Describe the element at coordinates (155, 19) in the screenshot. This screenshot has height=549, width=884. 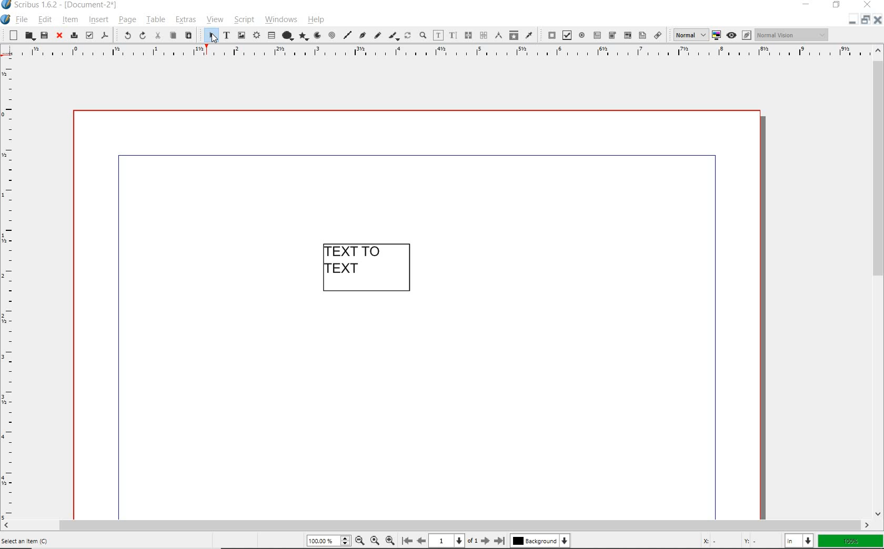
I see `table` at that location.